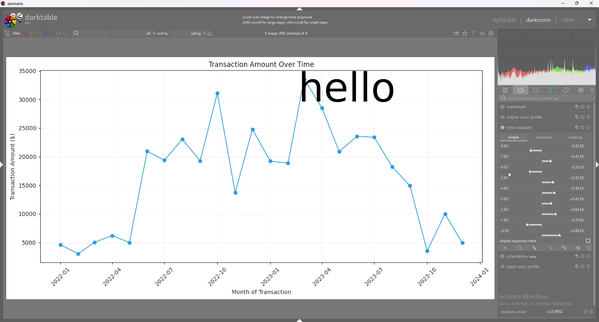 Image resolution: width=599 pixels, height=322 pixels. Describe the element at coordinates (27, 71) in the screenshot. I see `35000` at that location.